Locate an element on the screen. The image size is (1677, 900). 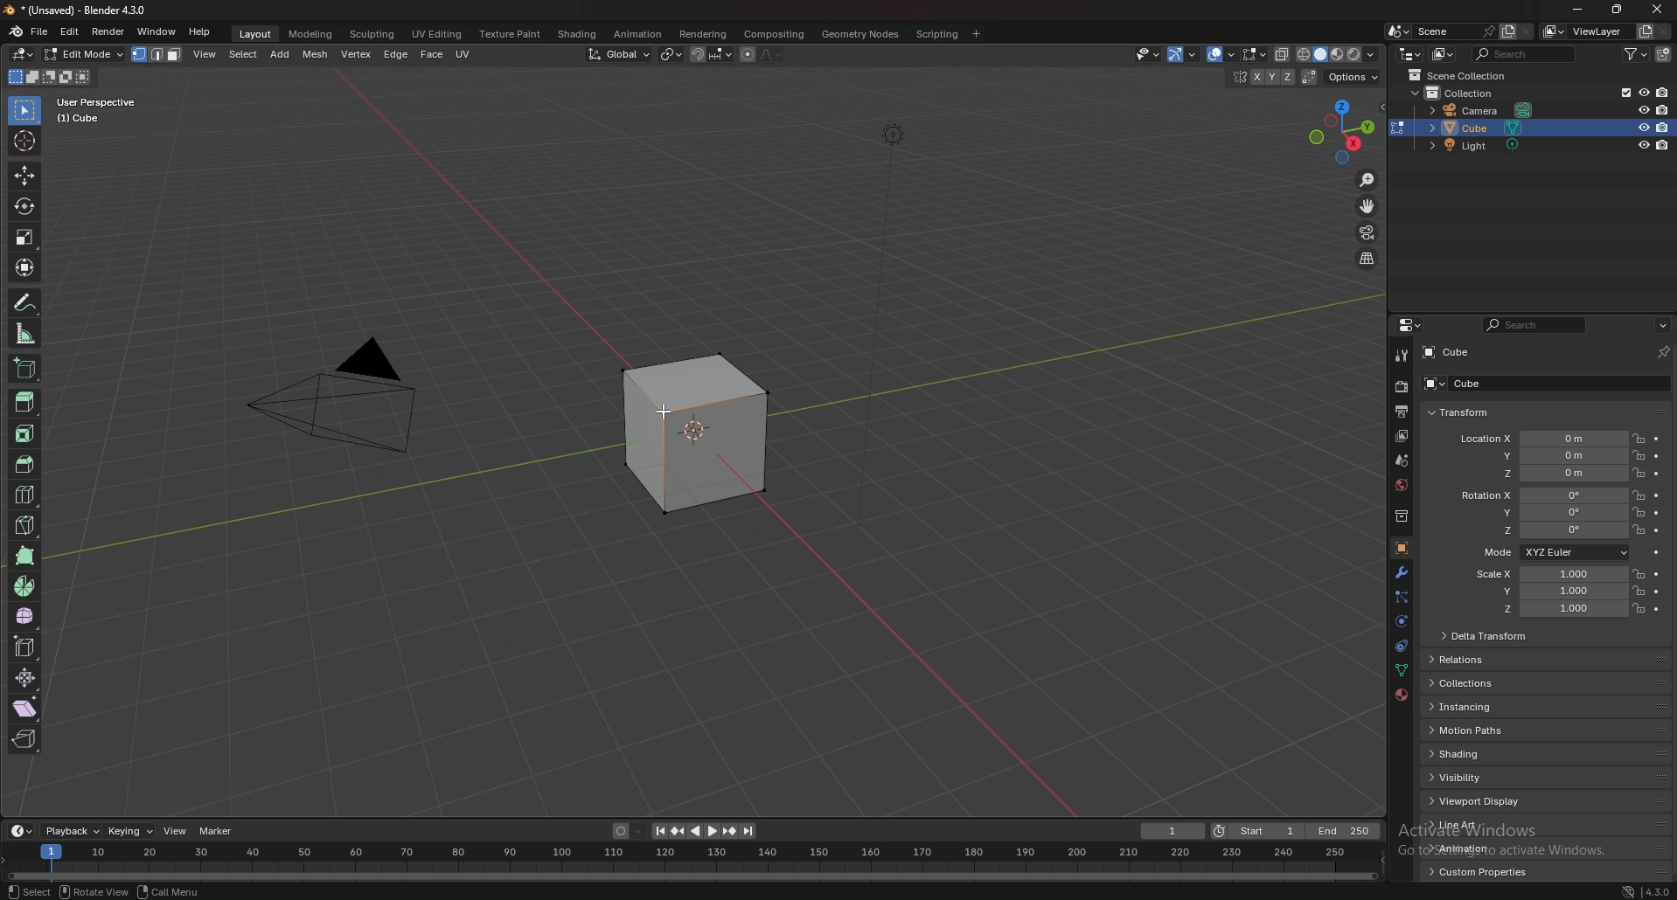
rotation z is located at coordinates (1541, 530).